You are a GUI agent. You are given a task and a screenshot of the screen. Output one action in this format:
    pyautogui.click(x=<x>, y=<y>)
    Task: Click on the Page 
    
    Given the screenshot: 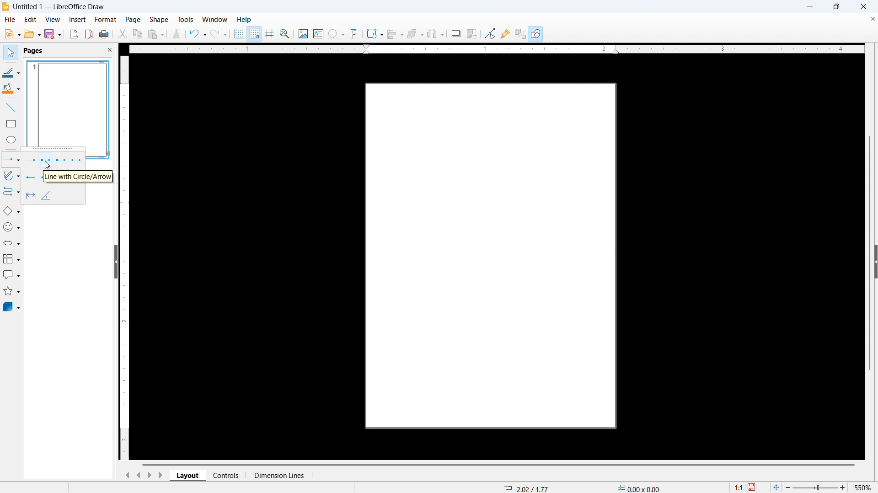 What is the action you would take?
    pyautogui.click(x=132, y=20)
    